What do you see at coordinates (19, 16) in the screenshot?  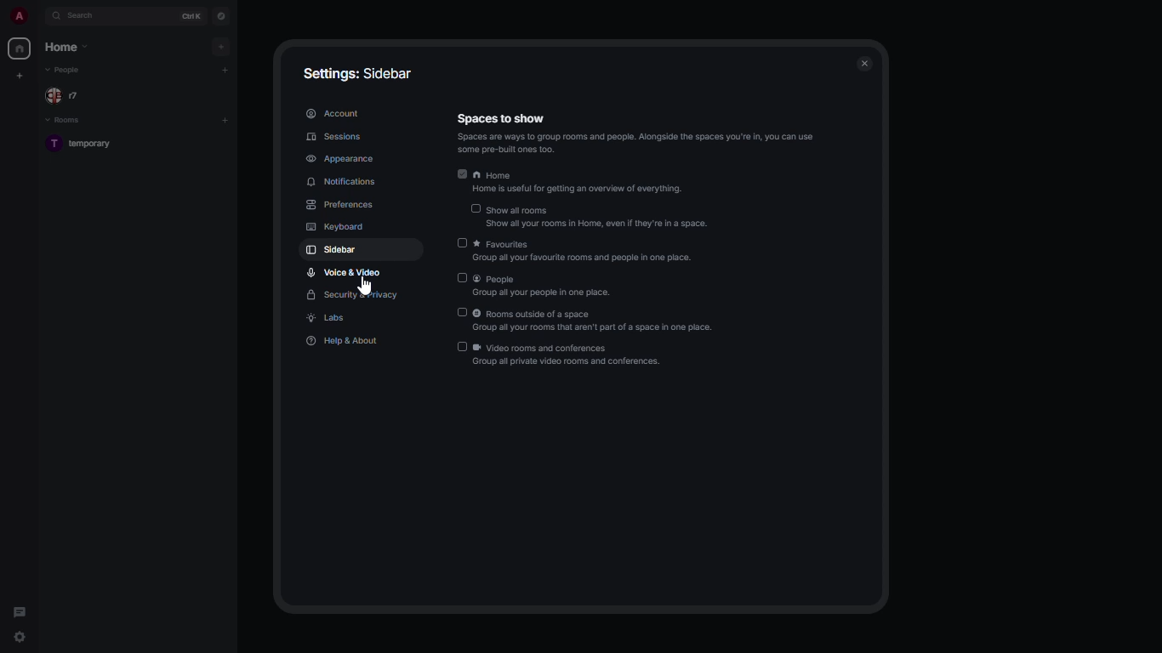 I see `profile` at bounding box center [19, 16].